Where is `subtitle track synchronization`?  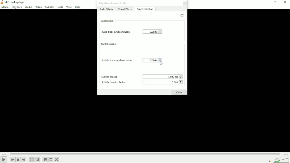
subtitle track synchronization is located at coordinates (116, 60).